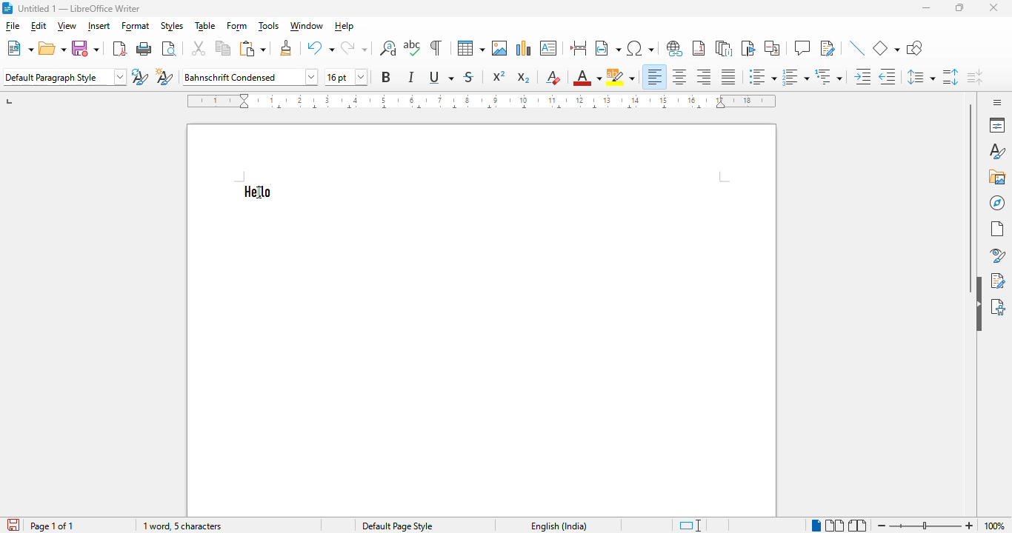 The width and height of the screenshot is (1012, 533). What do you see at coordinates (997, 124) in the screenshot?
I see `properties` at bounding box center [997, 124].